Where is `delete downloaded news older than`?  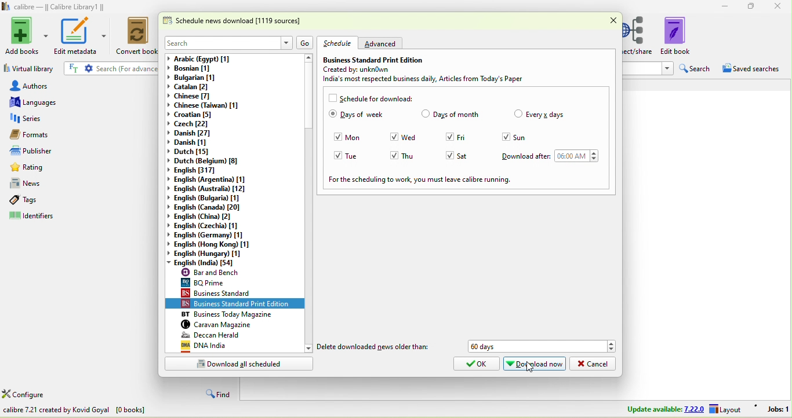 delete downloaded news older than is located at coordinates (374, 347).